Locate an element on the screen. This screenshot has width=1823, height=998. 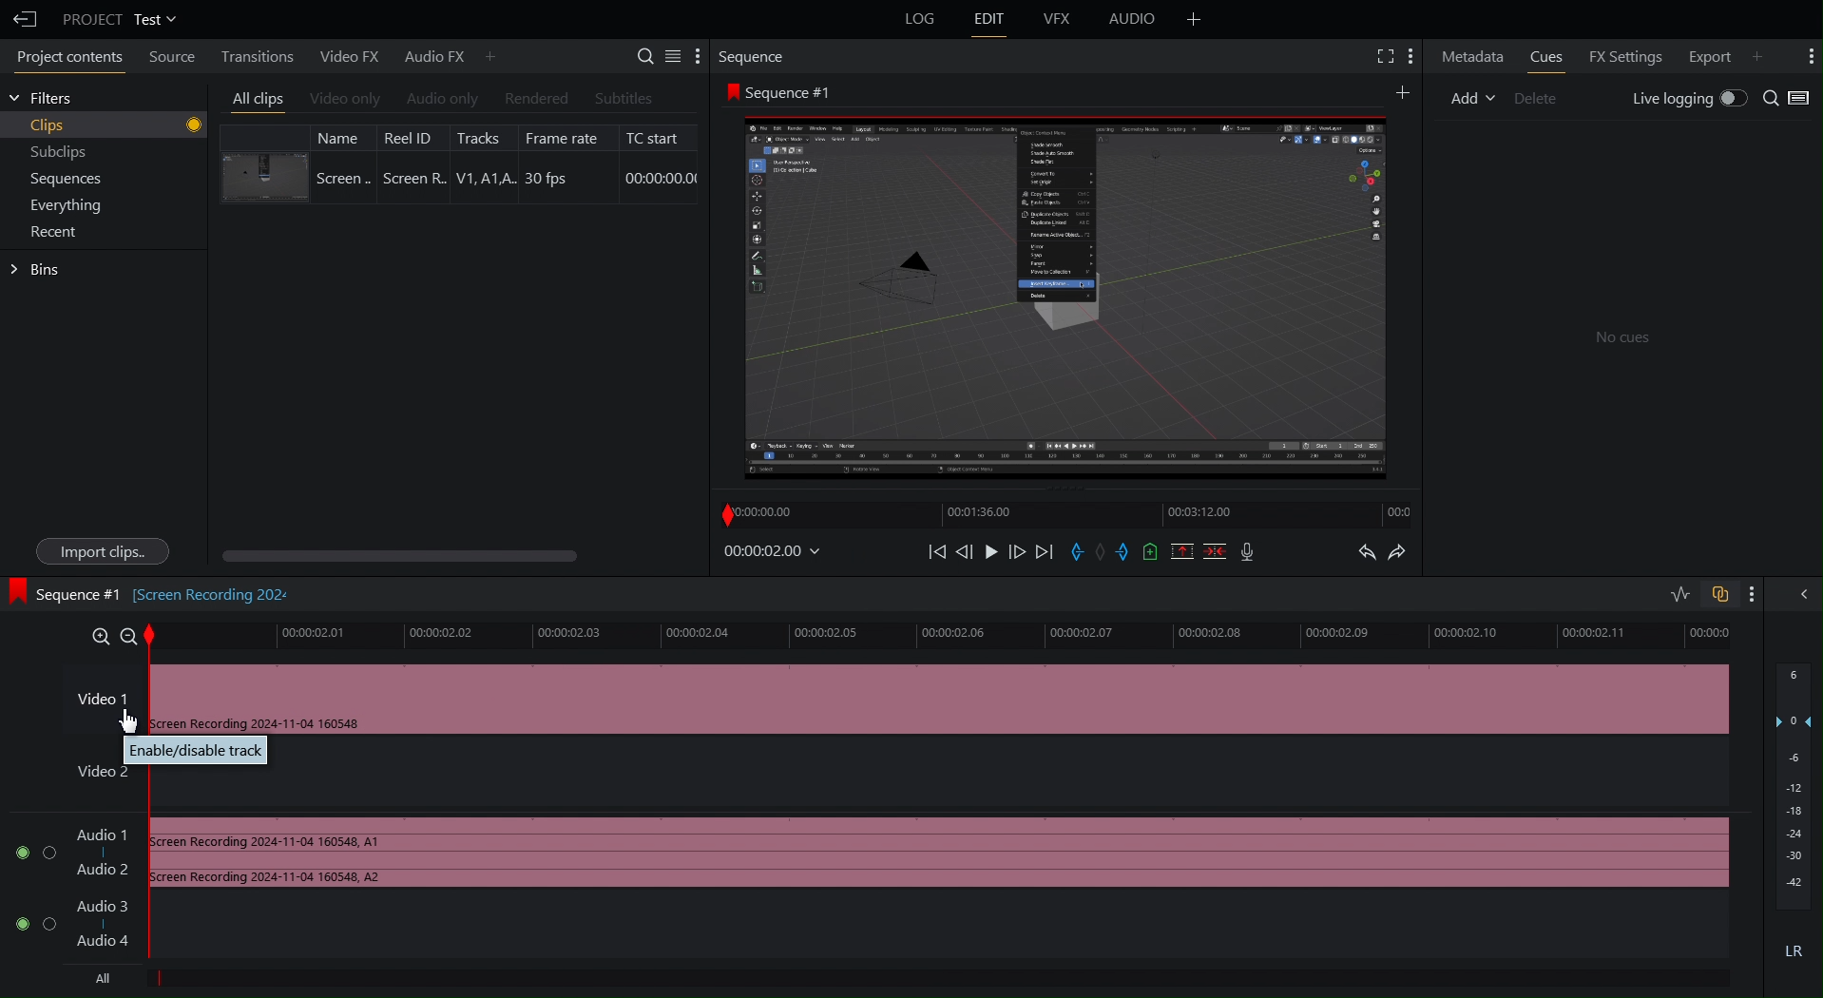
Export is located at coordinates (1719, 57).